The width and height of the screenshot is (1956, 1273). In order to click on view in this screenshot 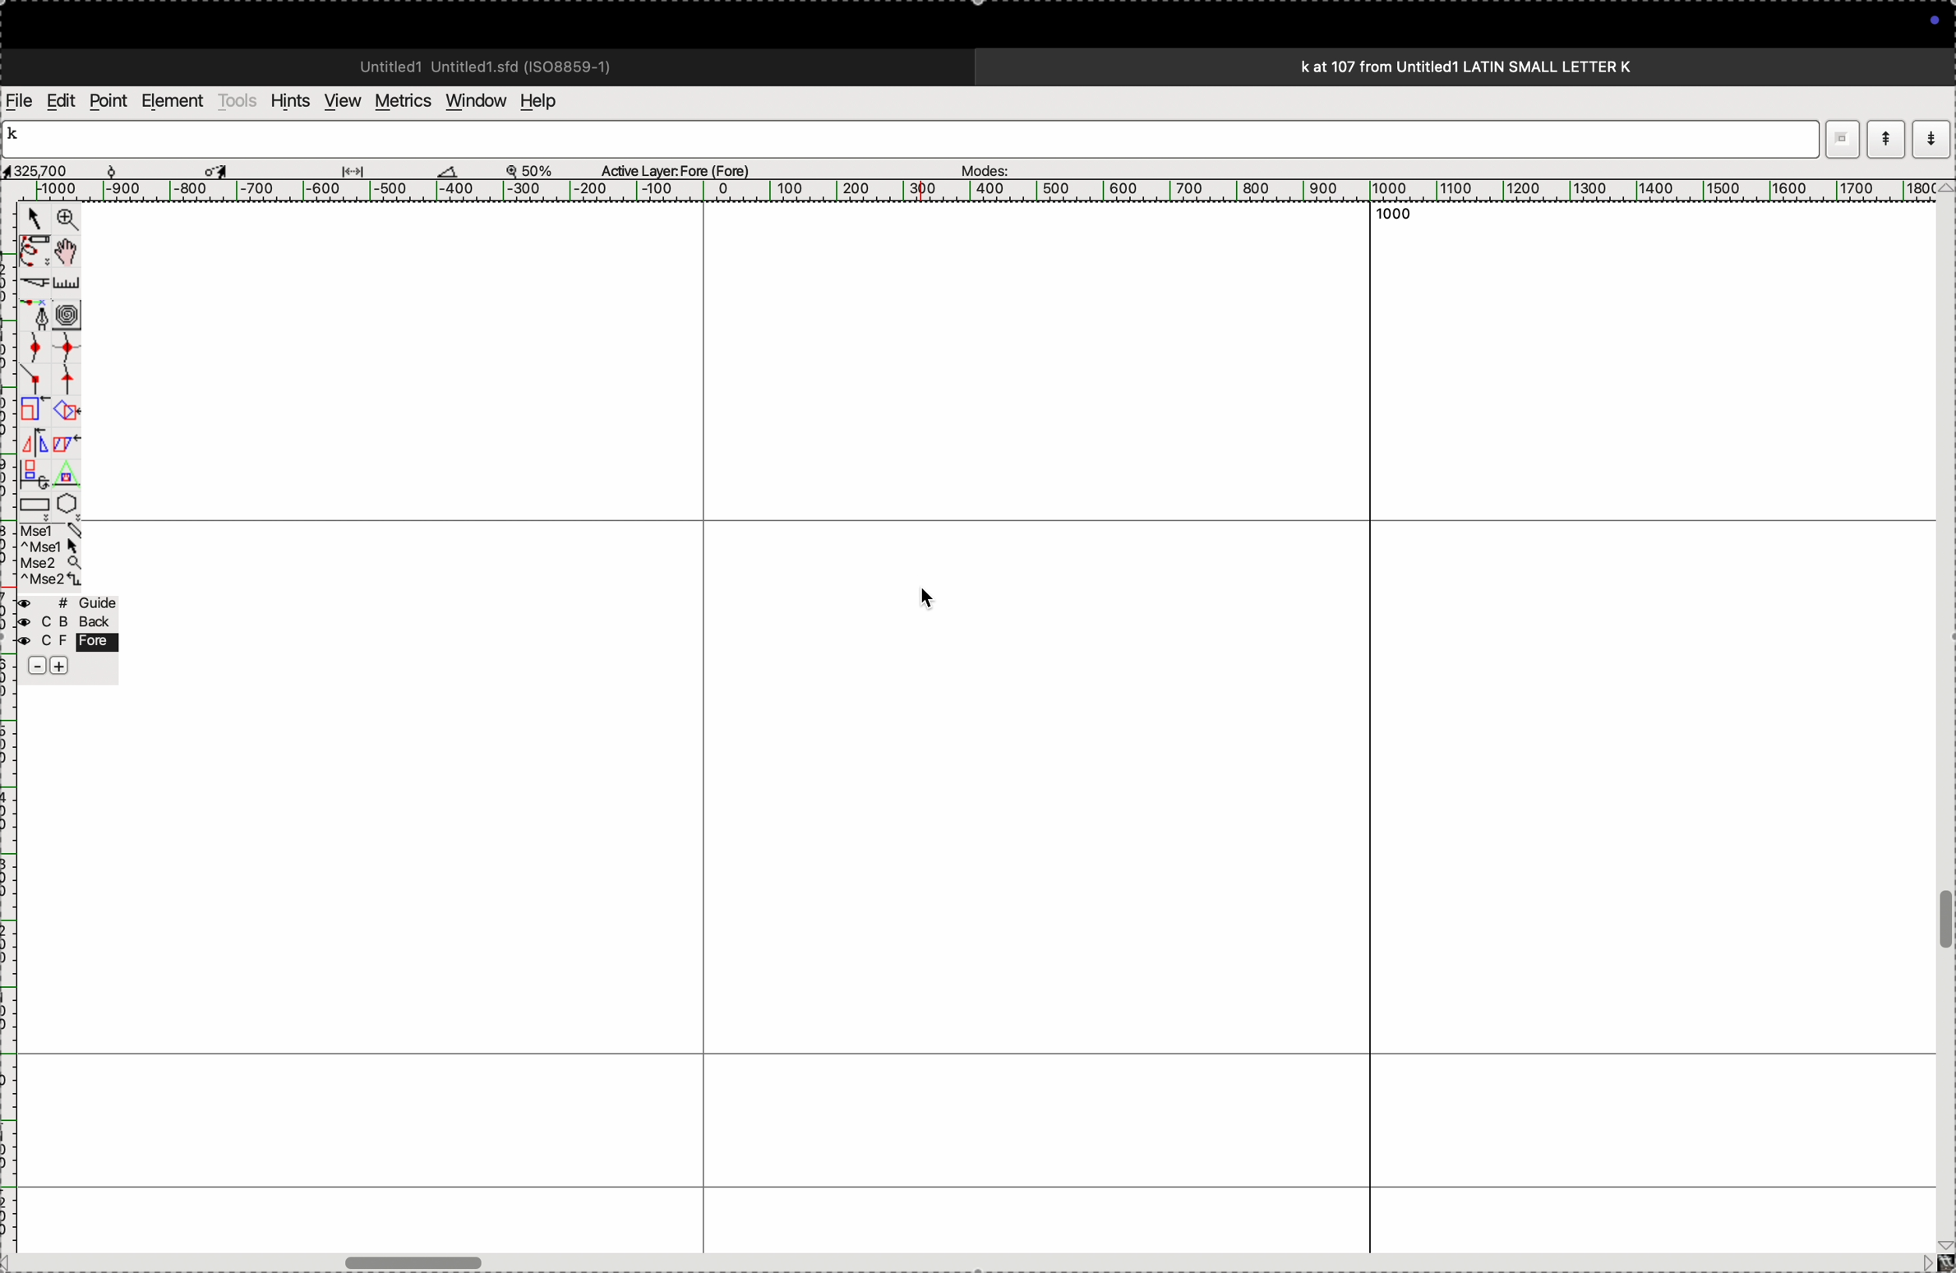, I will do `click(338, 101)`.